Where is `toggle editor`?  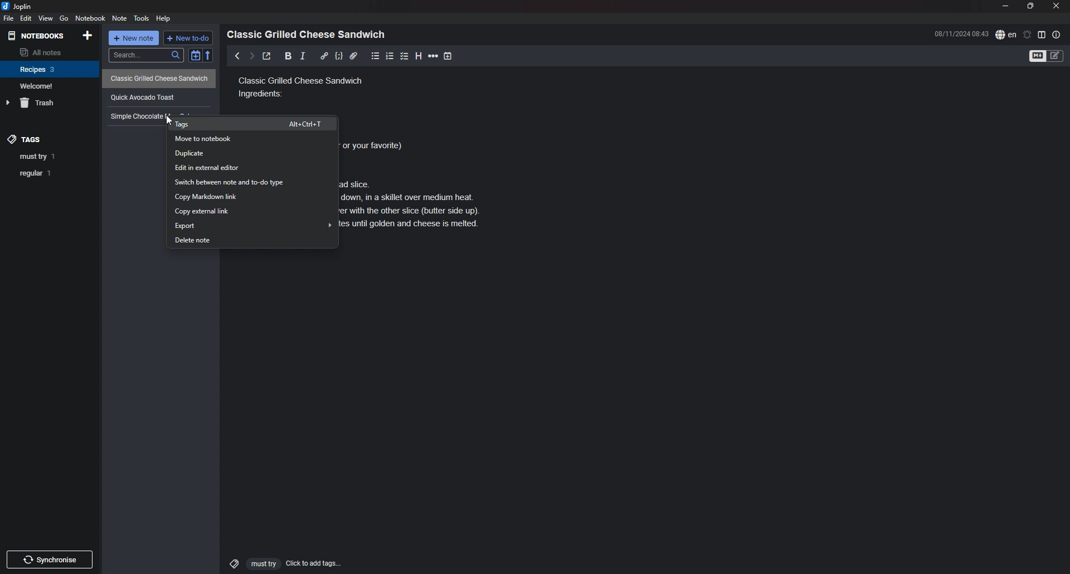
toggle editor is located at coordinates (1047, 57).